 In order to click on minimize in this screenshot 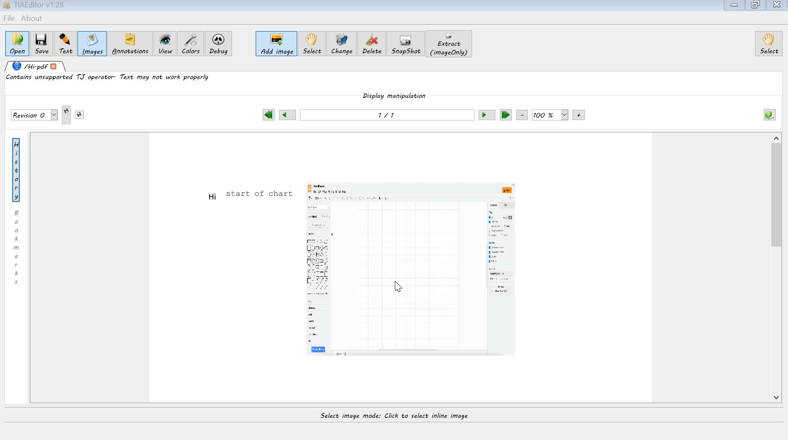, I will do `click(735, 6)`.